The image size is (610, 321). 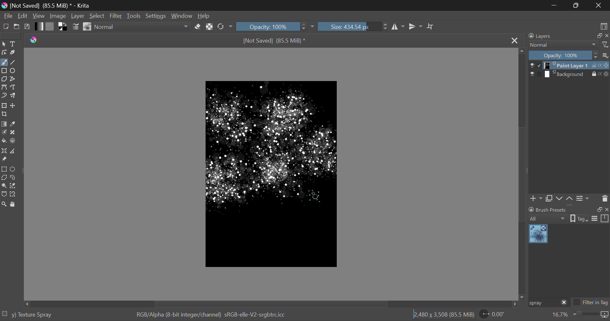 What do you see at coordinates (13, 63) in the screenshot?
I see `Line` at bounding box center [13, 63].